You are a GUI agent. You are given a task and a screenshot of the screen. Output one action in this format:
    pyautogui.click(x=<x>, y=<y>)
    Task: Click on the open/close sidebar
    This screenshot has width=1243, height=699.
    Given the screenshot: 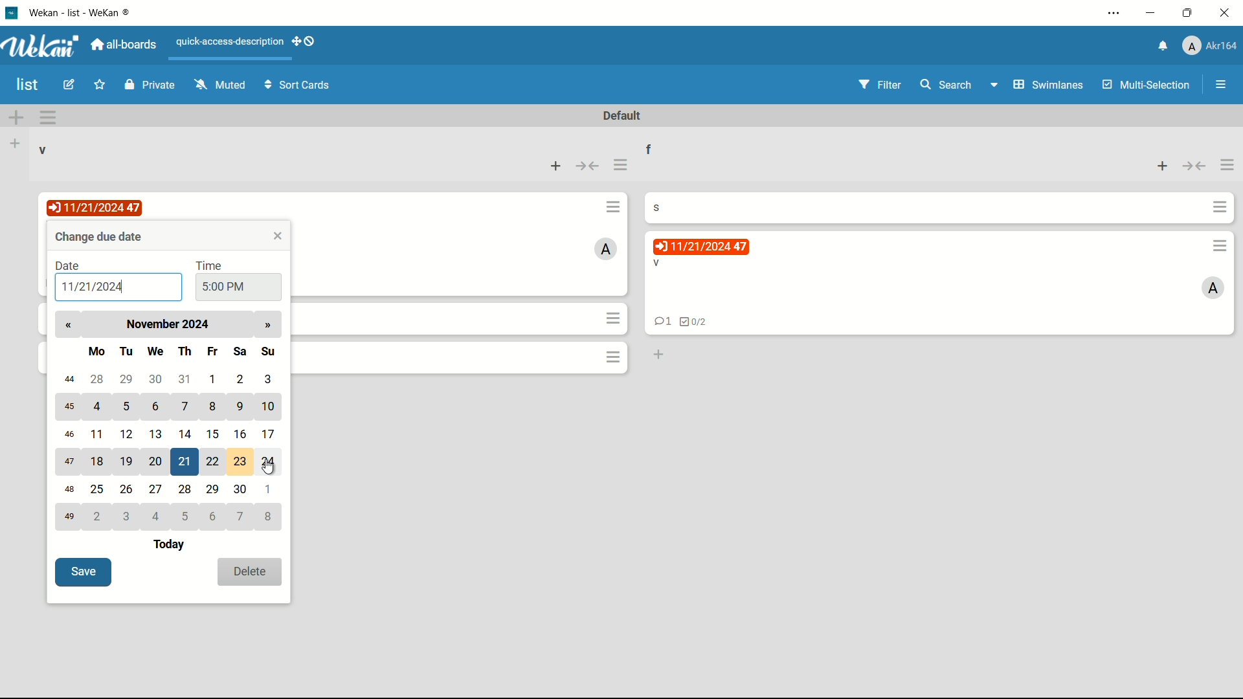 What is the action you would take?
    pyautogui.click(x=1221, y=86)
    